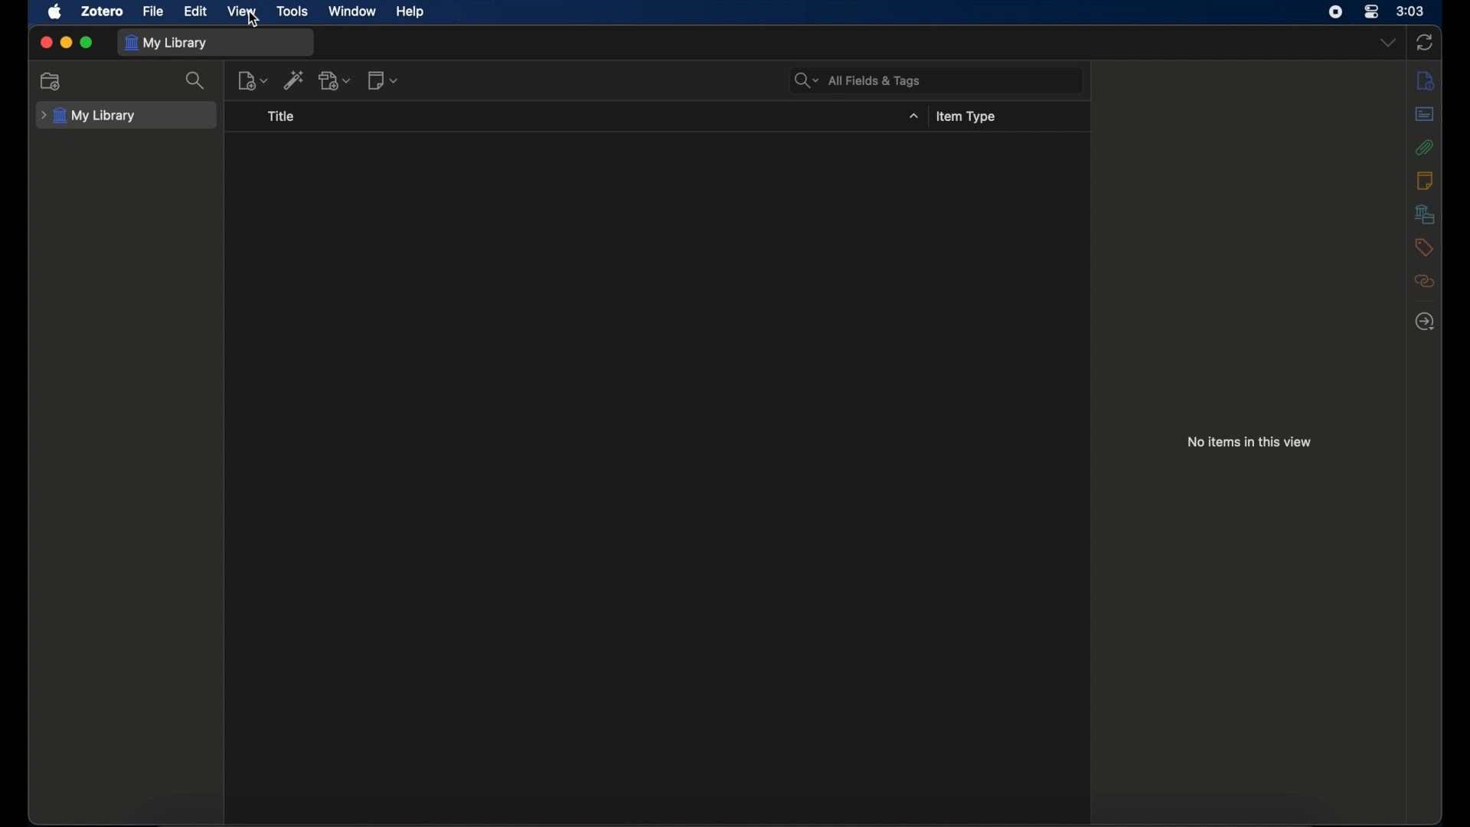  I want to click on maximize, so click(87, 42).